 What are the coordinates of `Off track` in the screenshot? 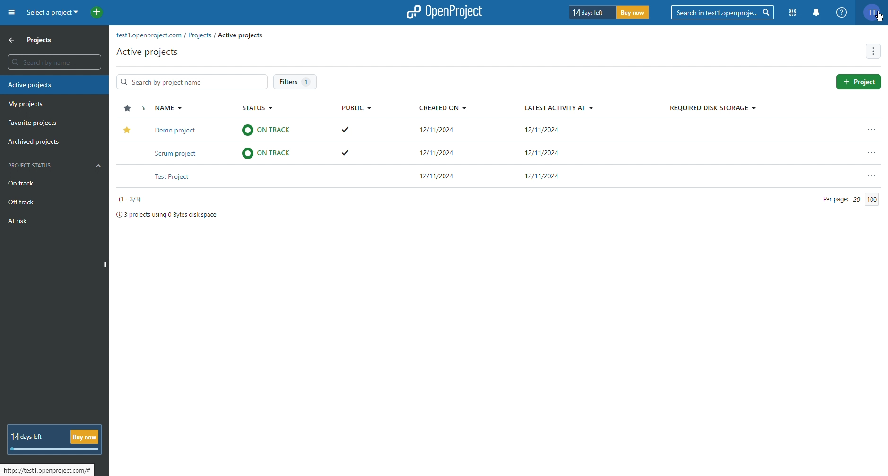 It's located at (21, 202).